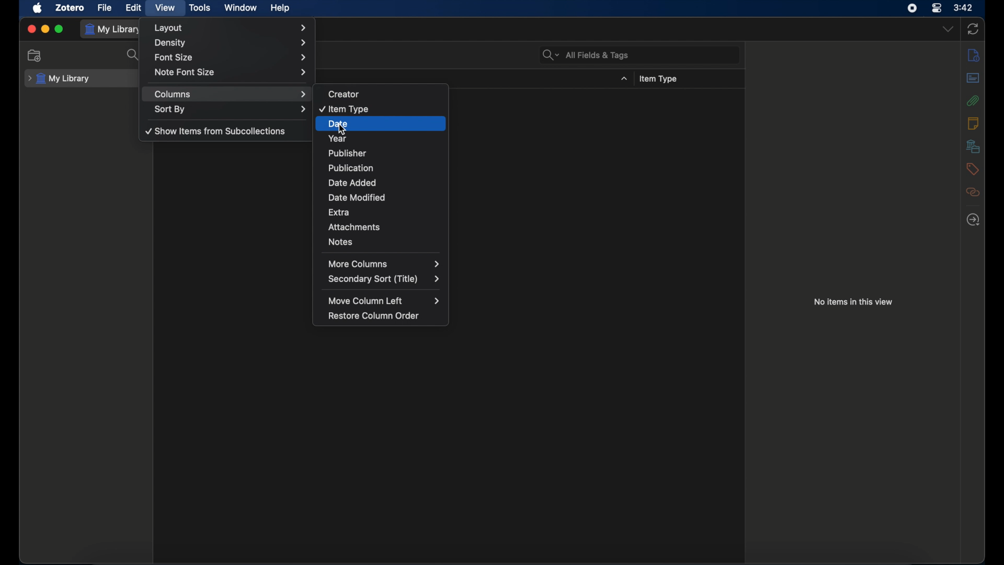 This screenshot has height=565, width=1004. Describe the element at coordinates (230, 43) in the screenshot. I see `density` at that location.